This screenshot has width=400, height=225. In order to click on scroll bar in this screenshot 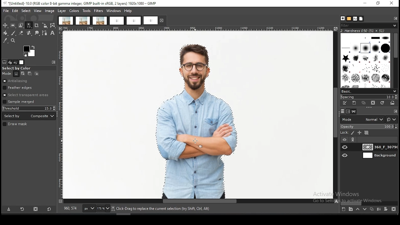, I will do `click(196, 201)`.